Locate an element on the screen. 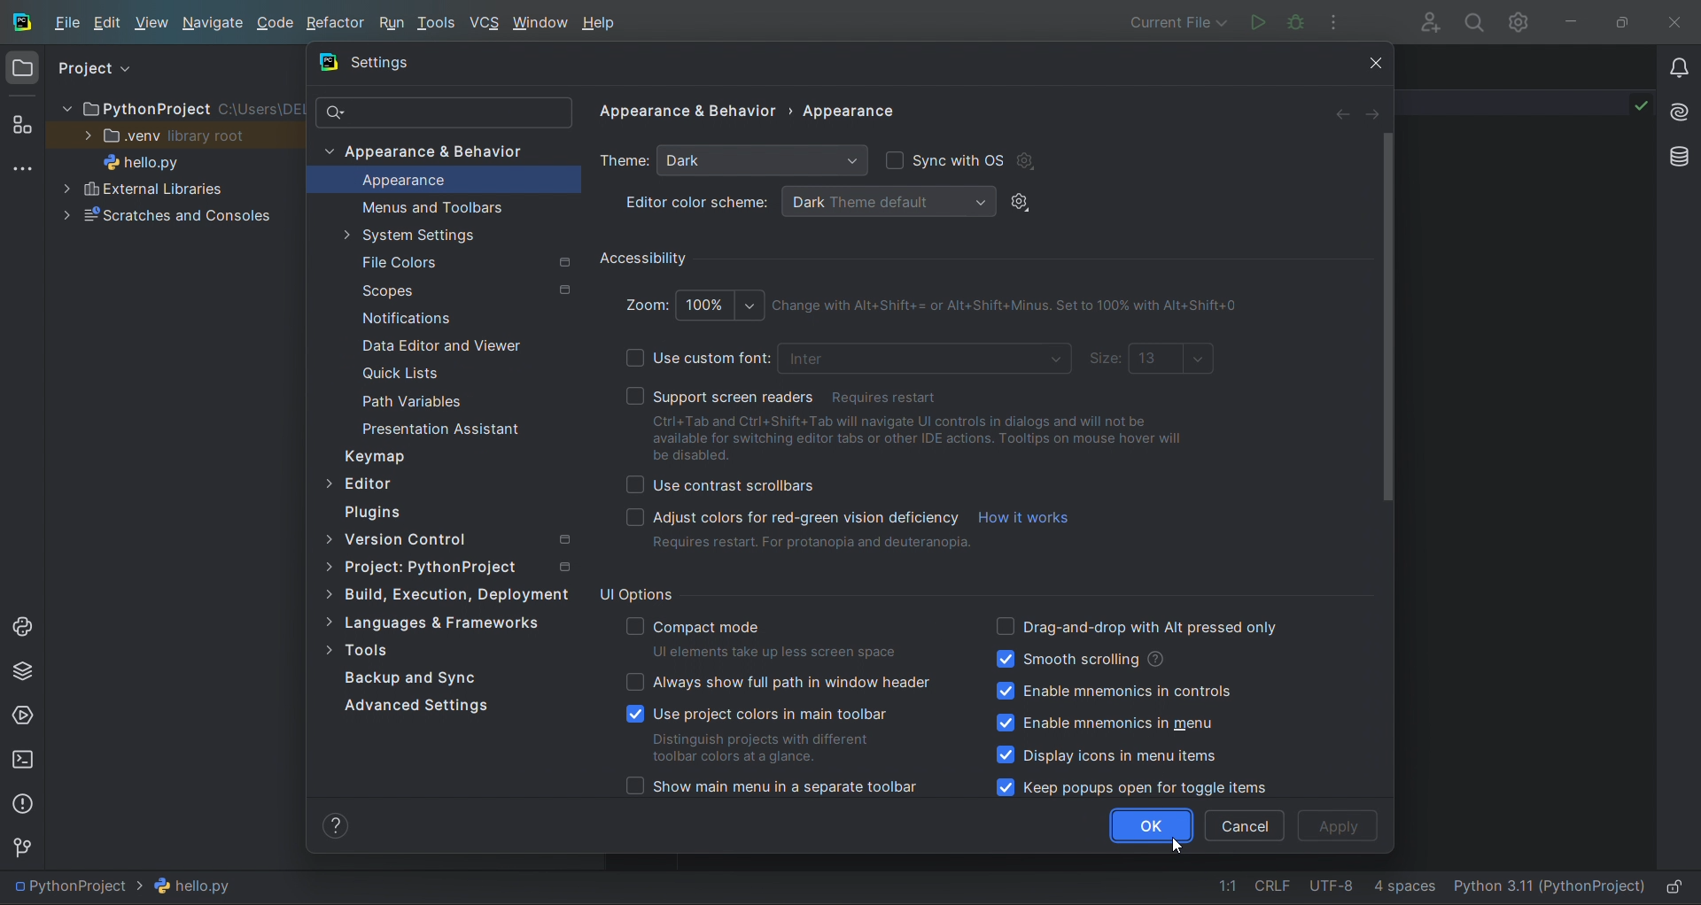  Build, Execution, Deployment is located at coordinates (446, 594).